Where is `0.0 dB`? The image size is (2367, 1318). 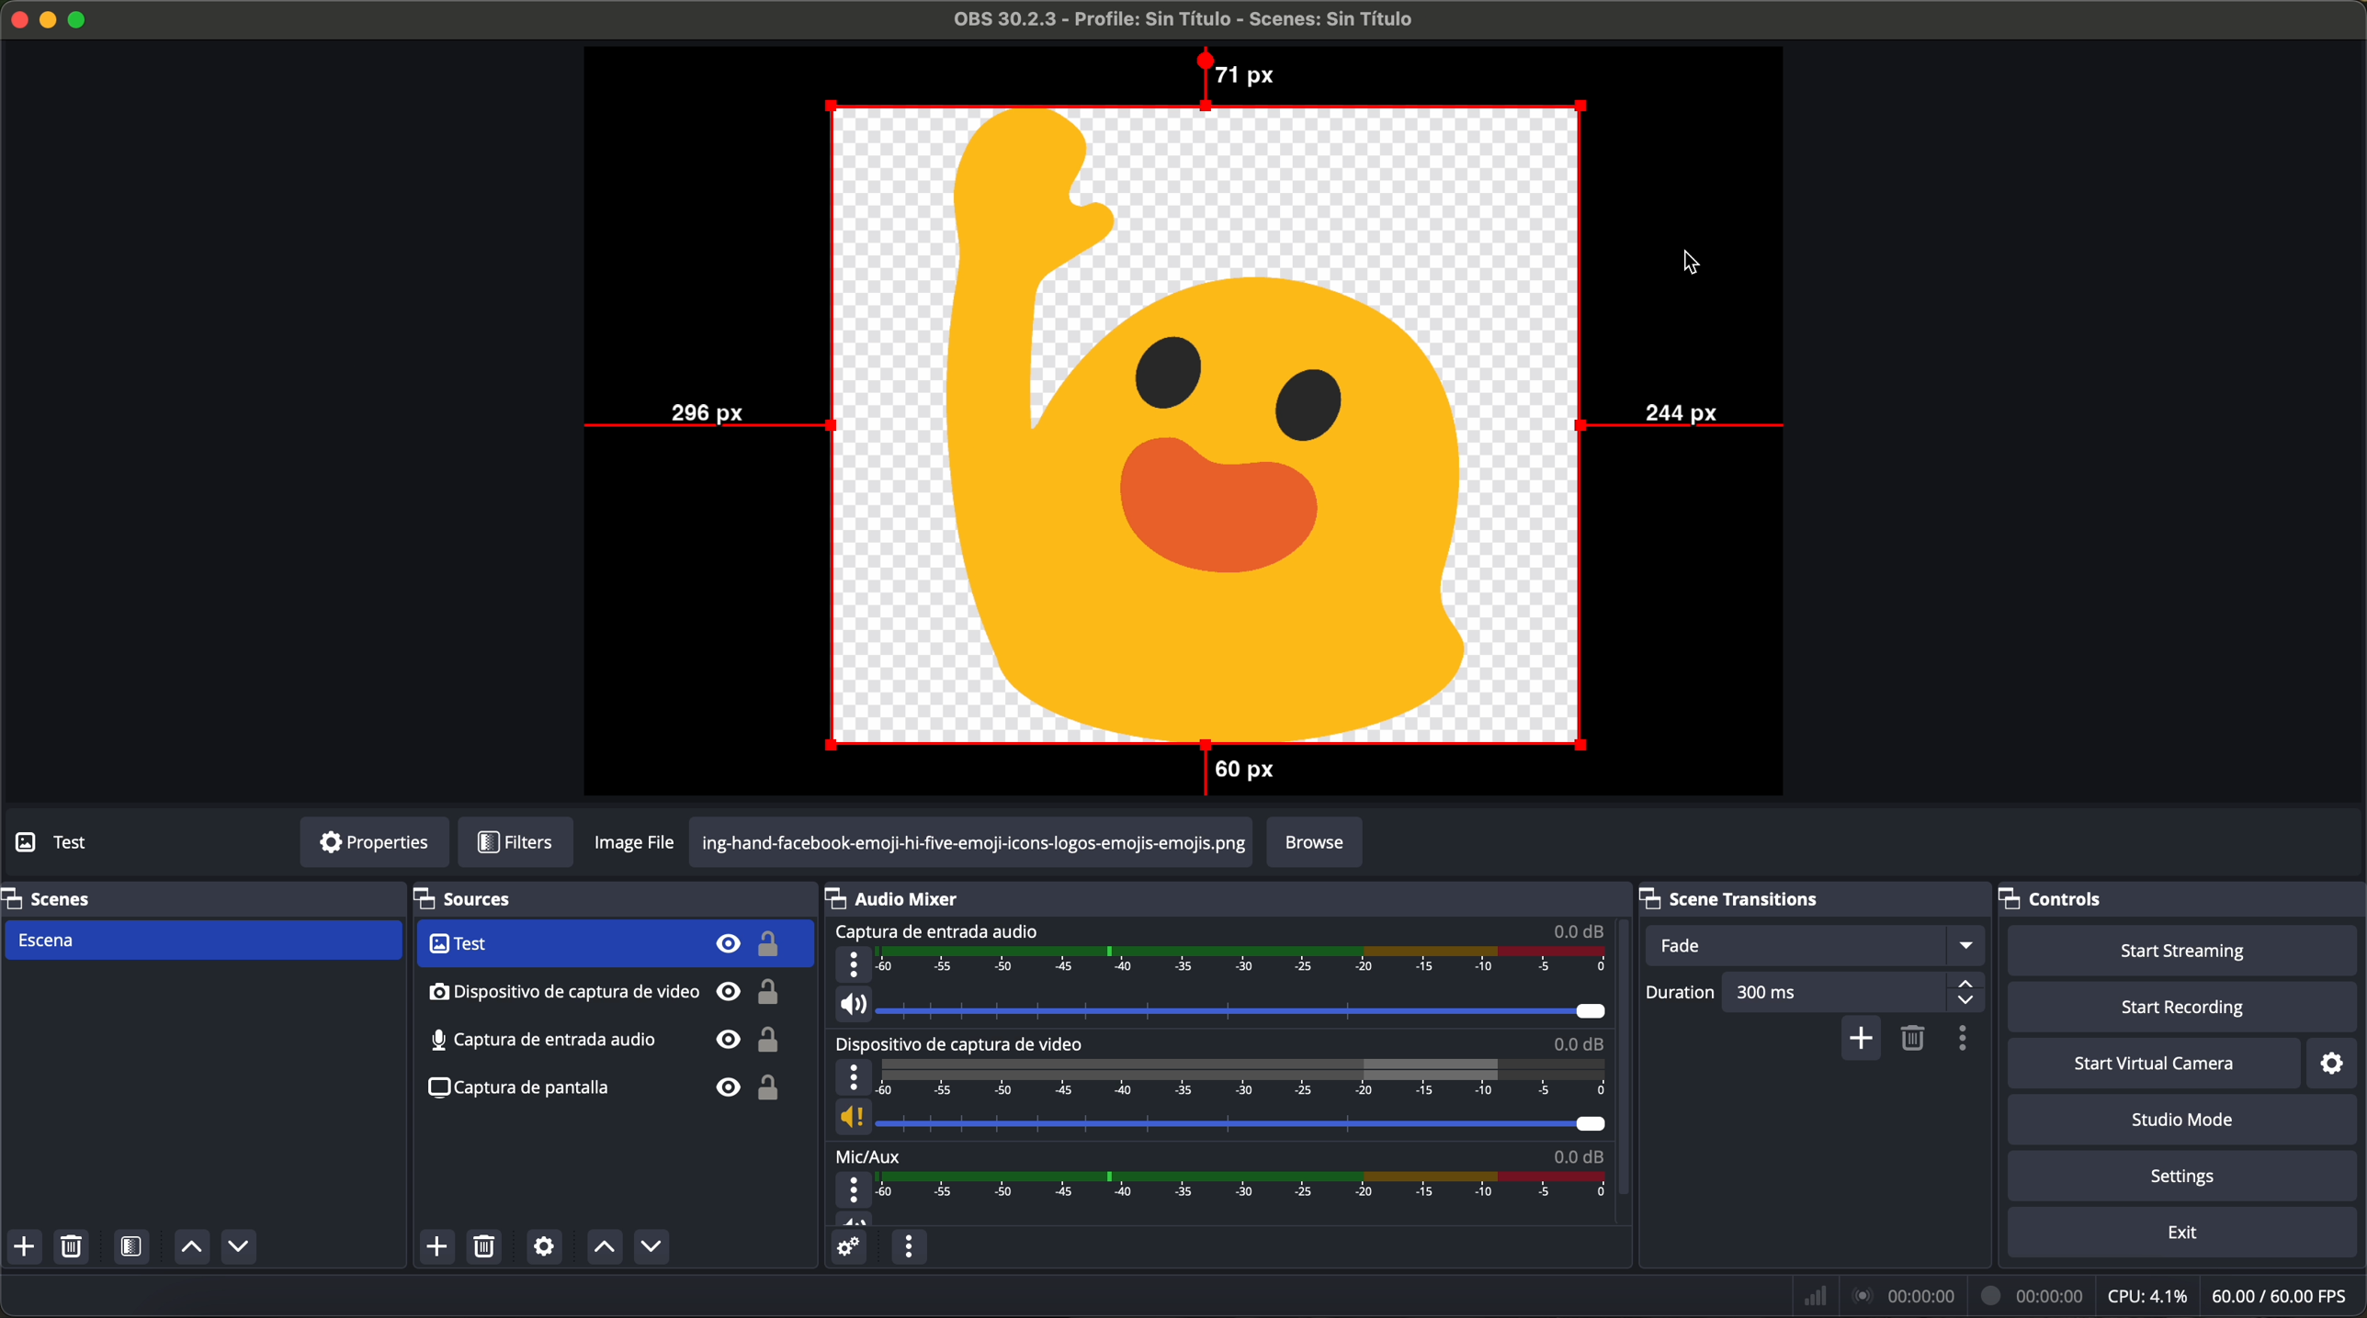
0.0 dB is located at coordinates (1578, 1153).